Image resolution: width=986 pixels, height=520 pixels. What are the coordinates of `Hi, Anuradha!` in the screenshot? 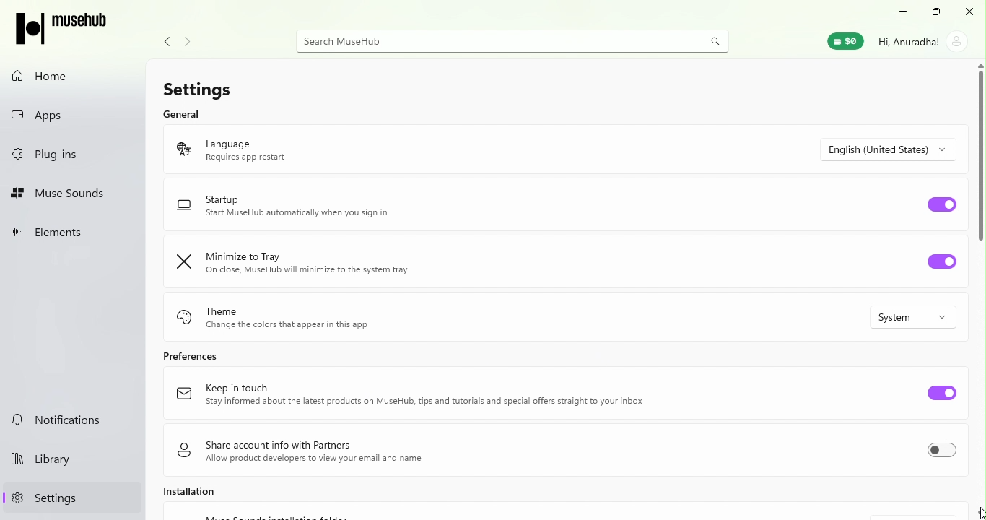 It's located at (909, 42).